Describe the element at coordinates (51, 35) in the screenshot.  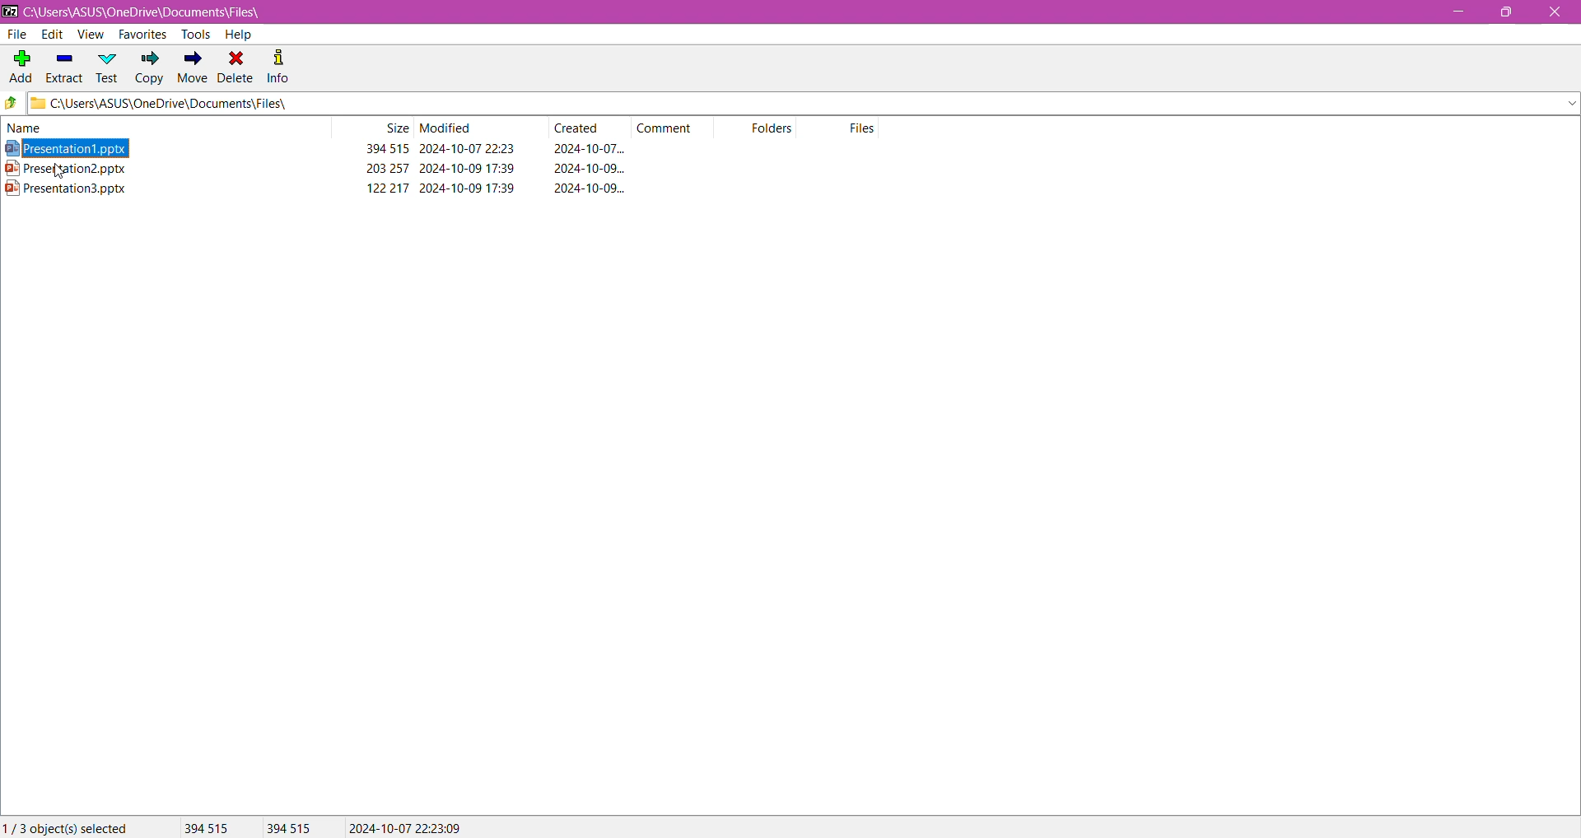
I see `Edit` at that location.